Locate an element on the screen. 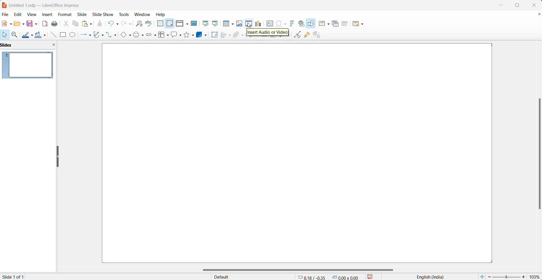 Image resolution: width=542 pixels, height=280 pixels. basic shapes is located at coordinates (122, 35).